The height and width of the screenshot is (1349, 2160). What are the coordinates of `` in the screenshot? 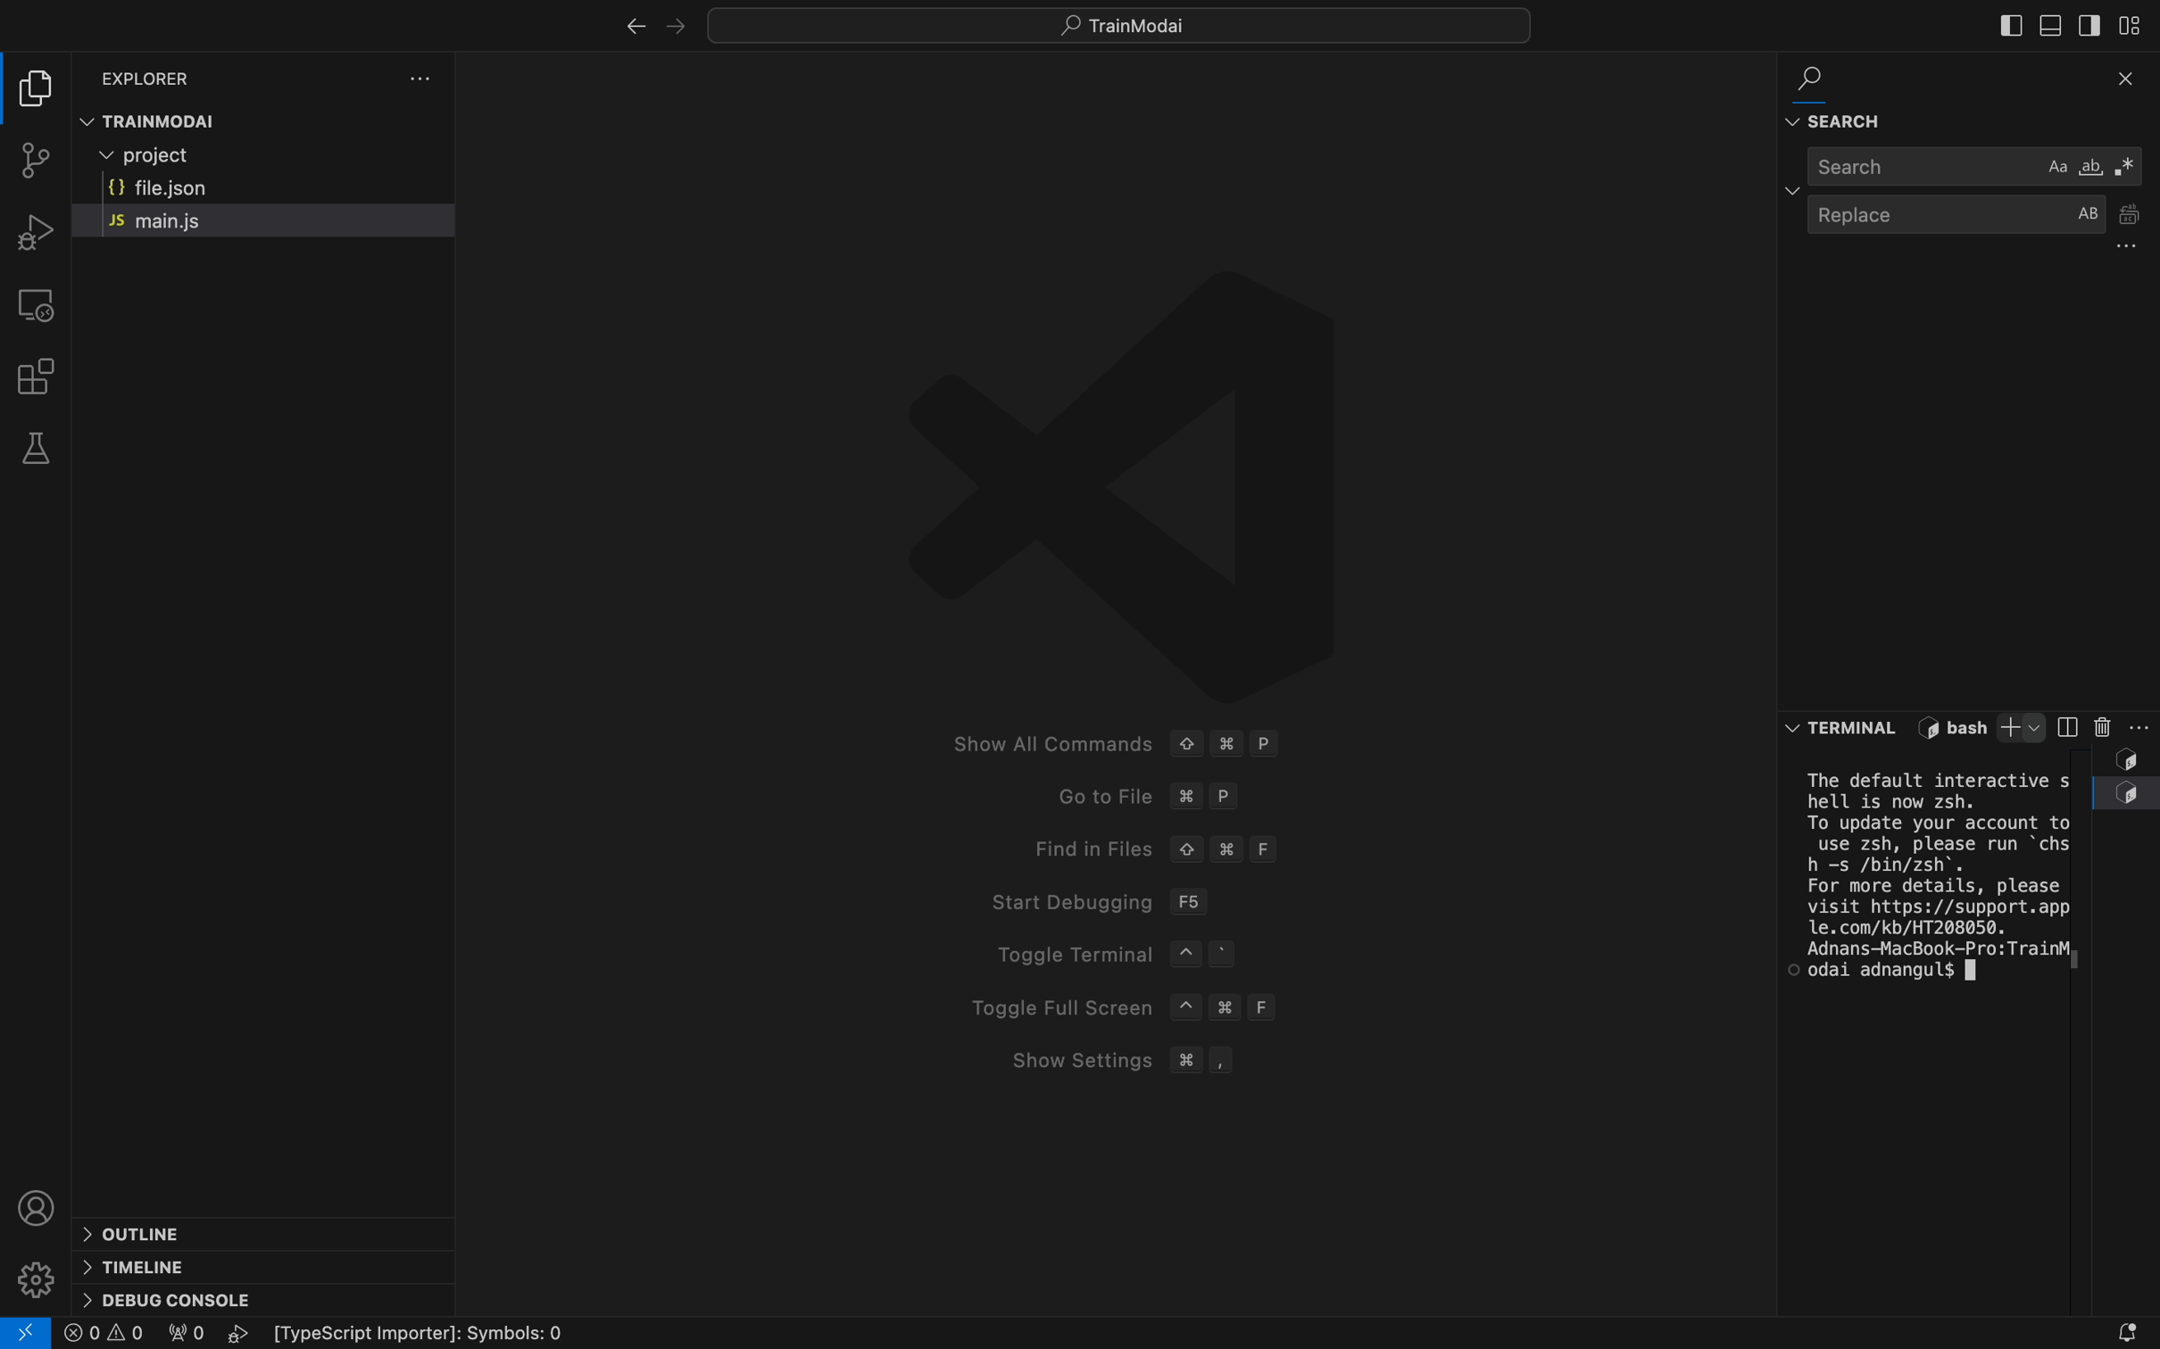 It's located at (2121, 757).